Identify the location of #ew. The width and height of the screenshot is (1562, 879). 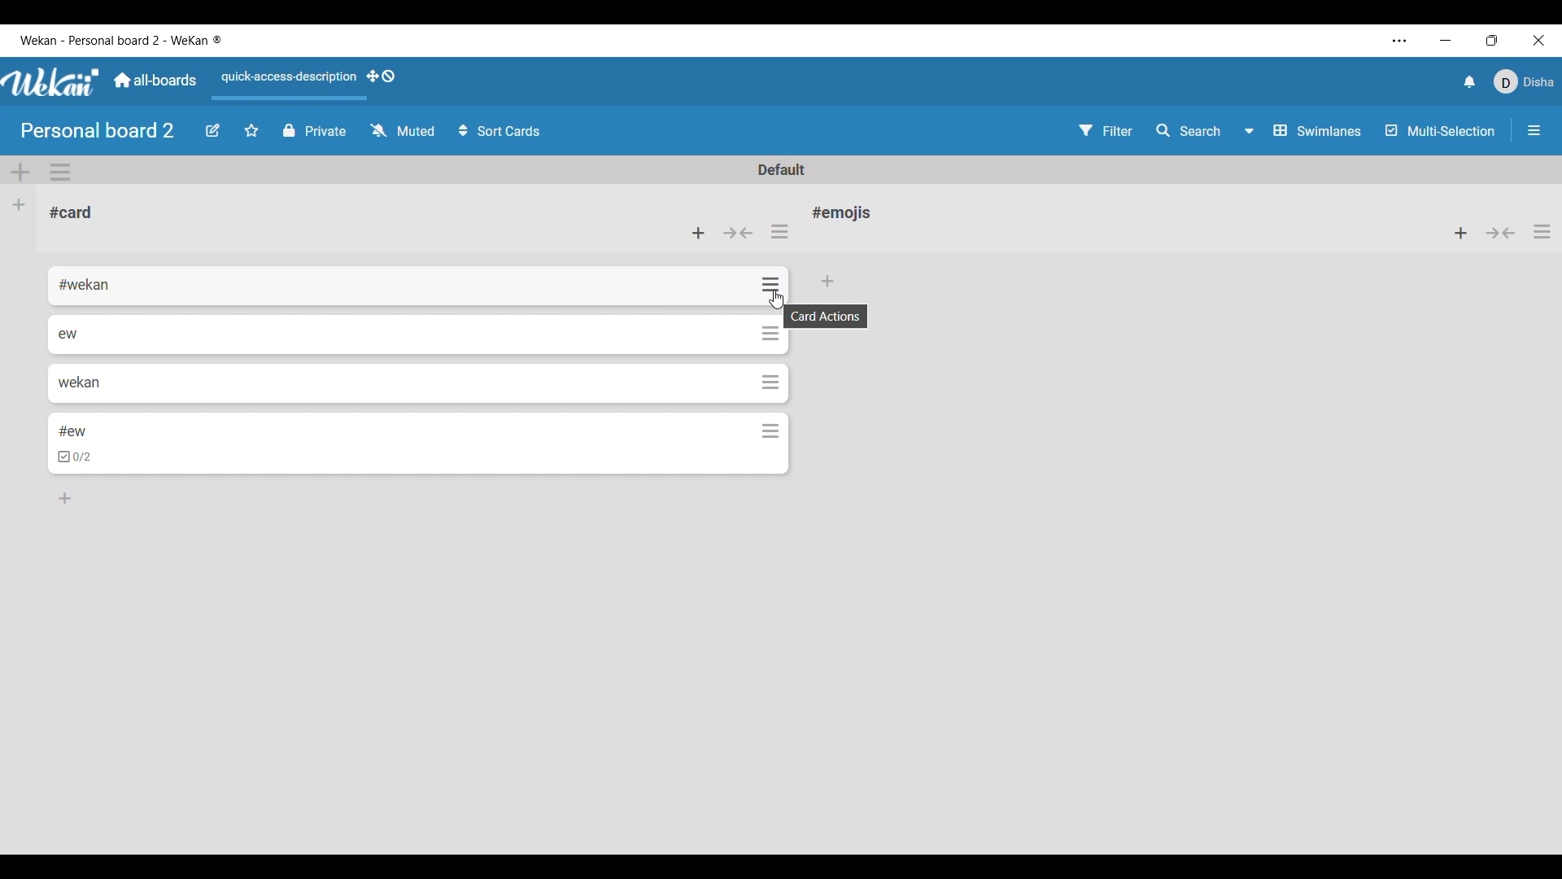
(73, 430).